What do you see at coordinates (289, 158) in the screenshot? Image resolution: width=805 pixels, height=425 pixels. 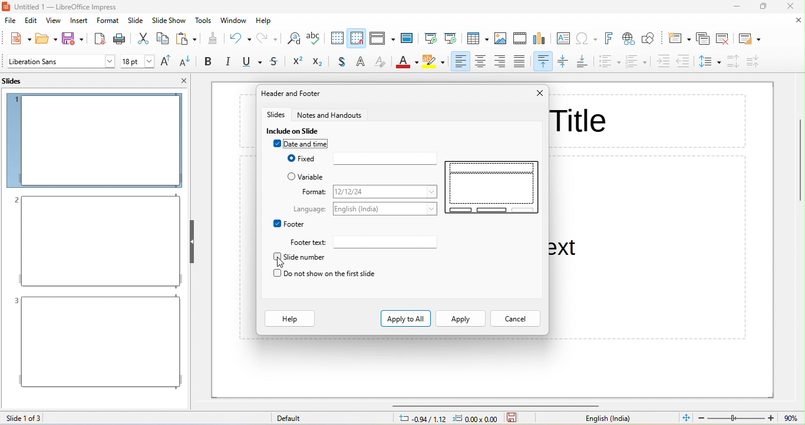 I see `Checkbox` at bounding box center [289, 158].